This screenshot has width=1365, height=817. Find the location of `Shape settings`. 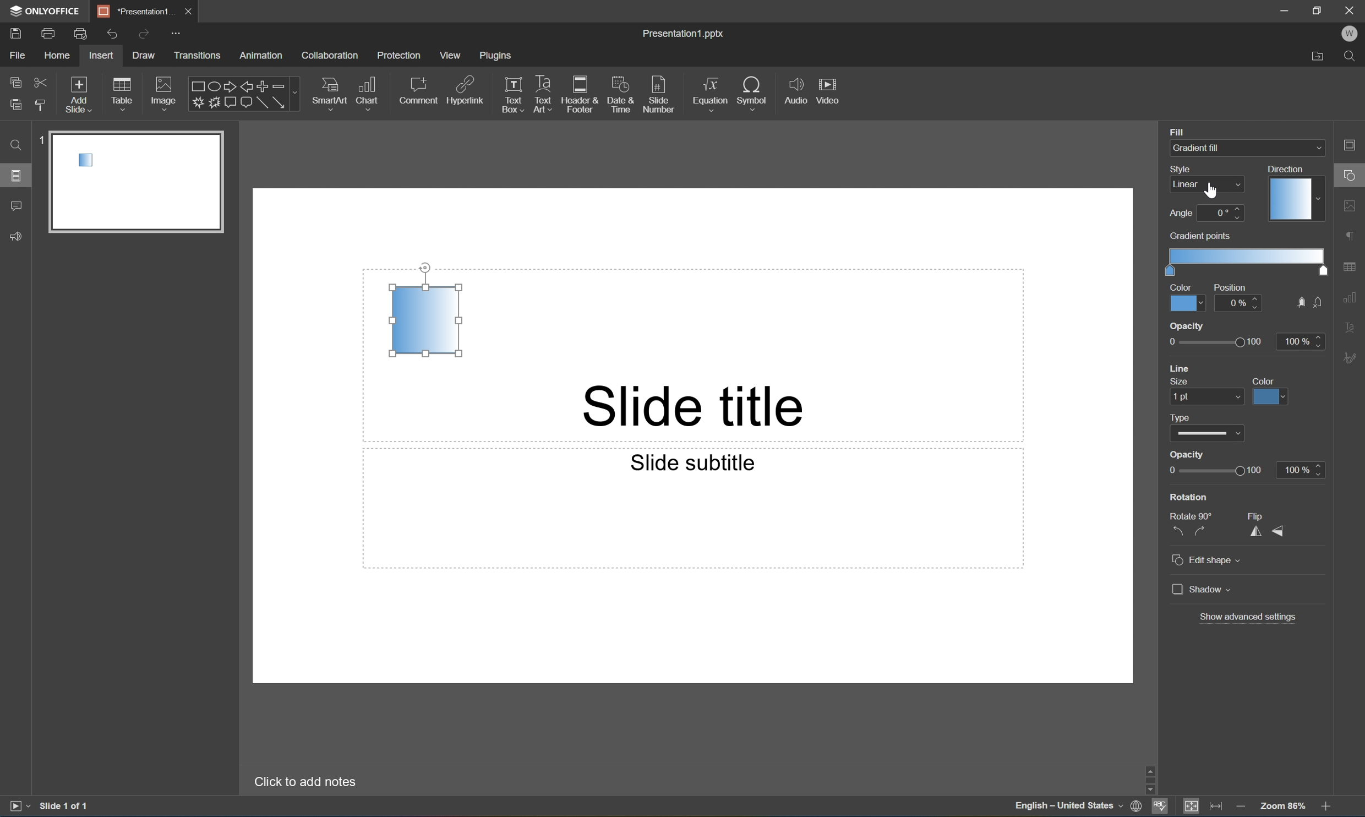

Shape settings is located at coordinates (1354, 175).